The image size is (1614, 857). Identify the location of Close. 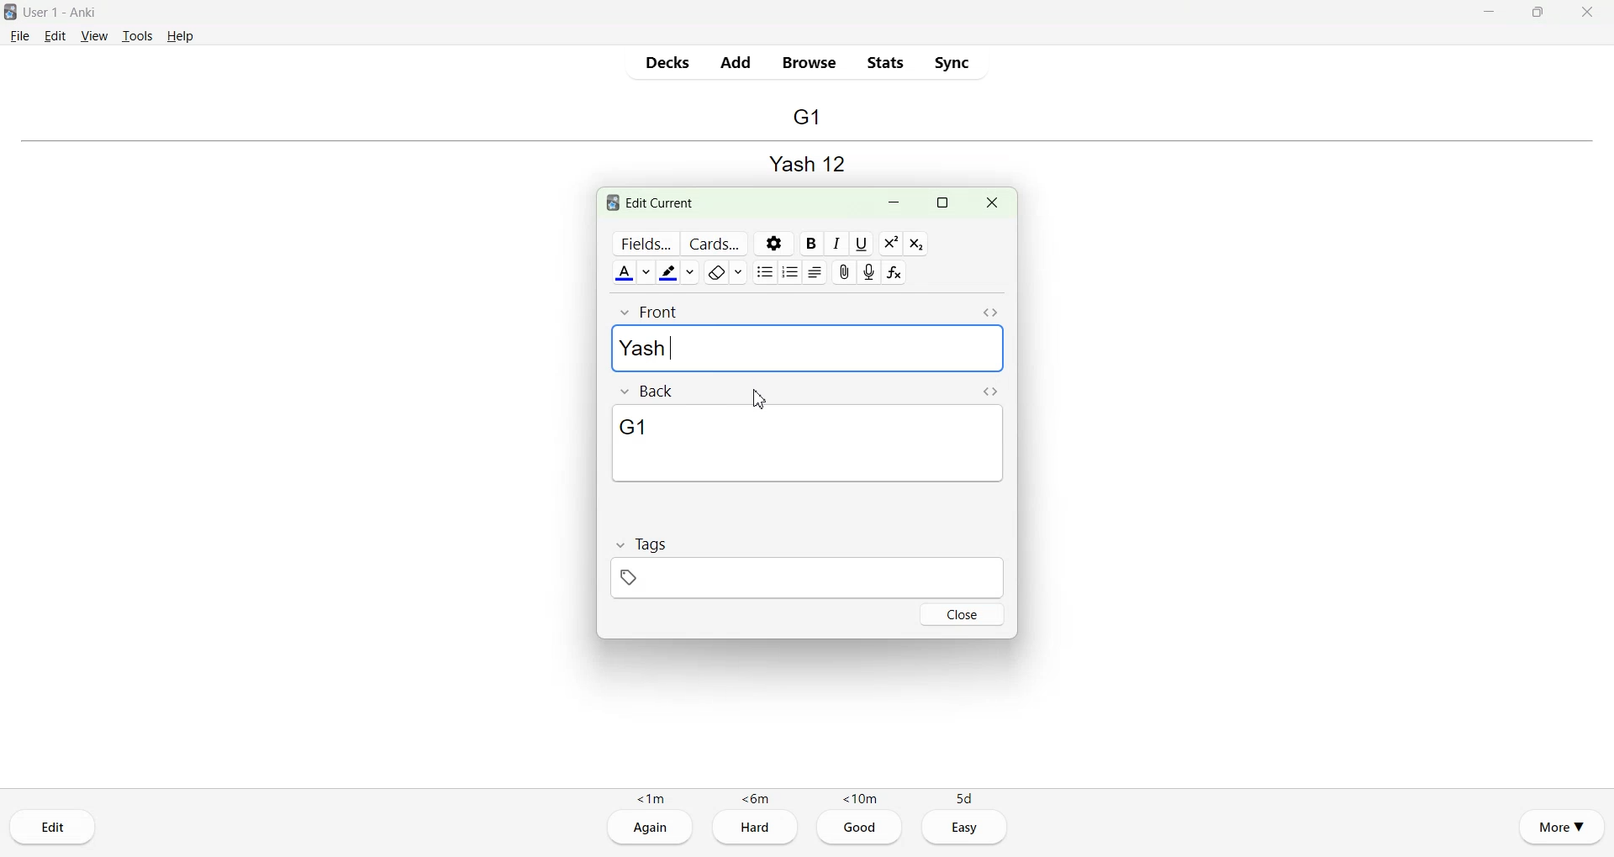
(1586, 12).